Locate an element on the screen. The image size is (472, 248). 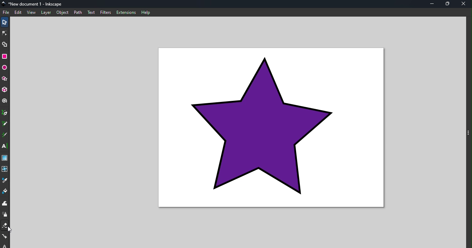
spray tool is located at coordinates (5, 215).